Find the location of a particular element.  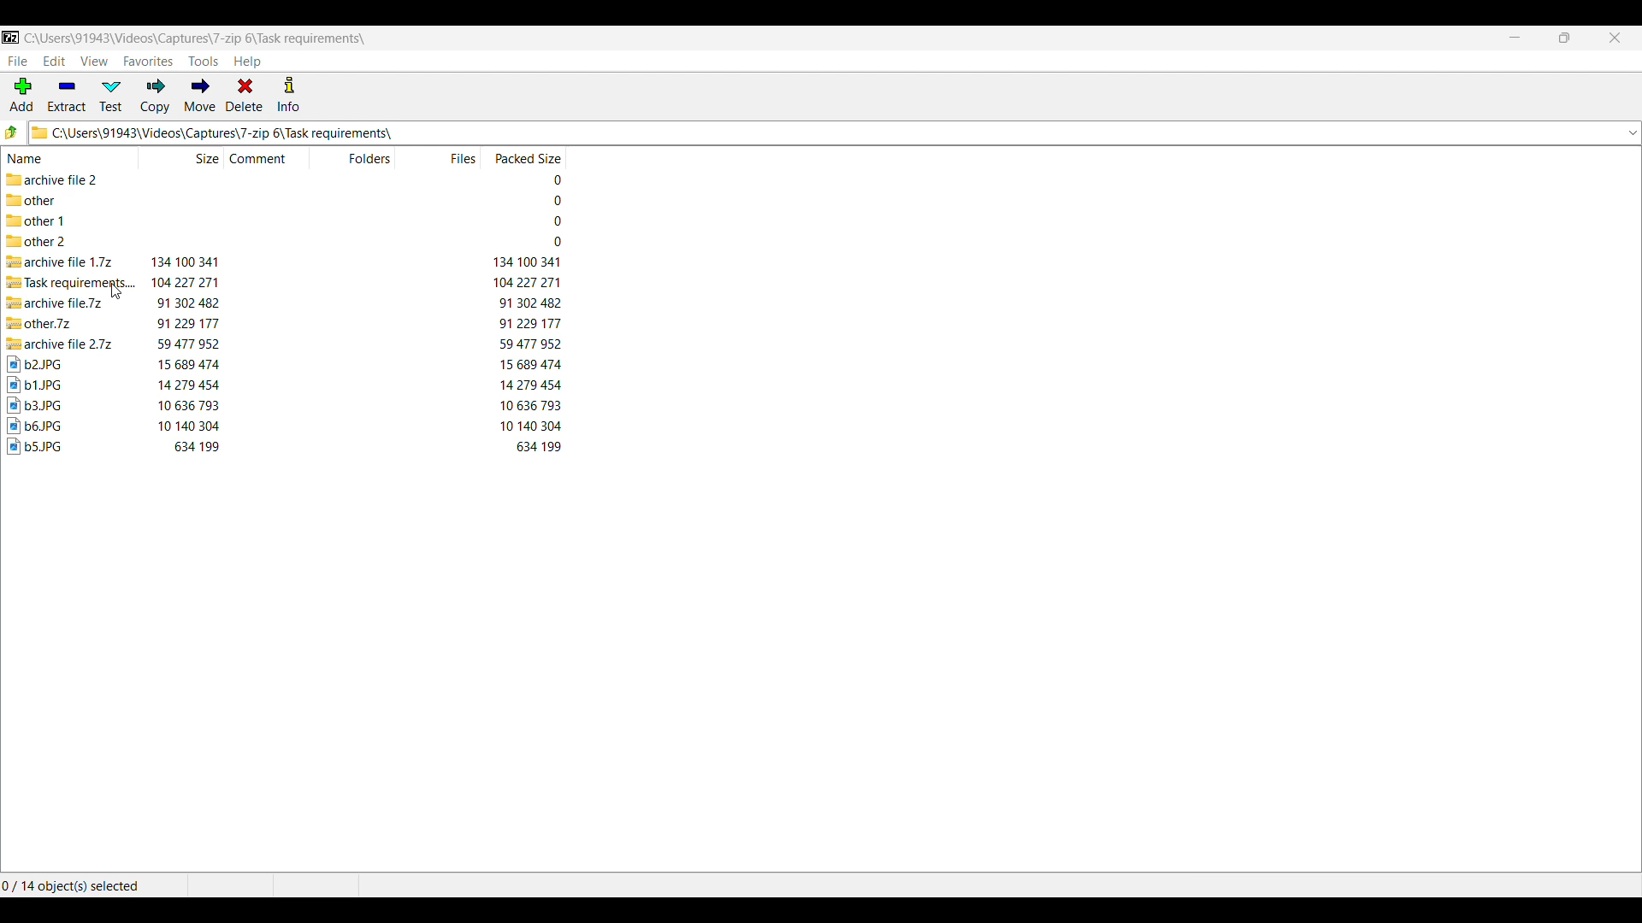

size is located at coordinates (190, 262).